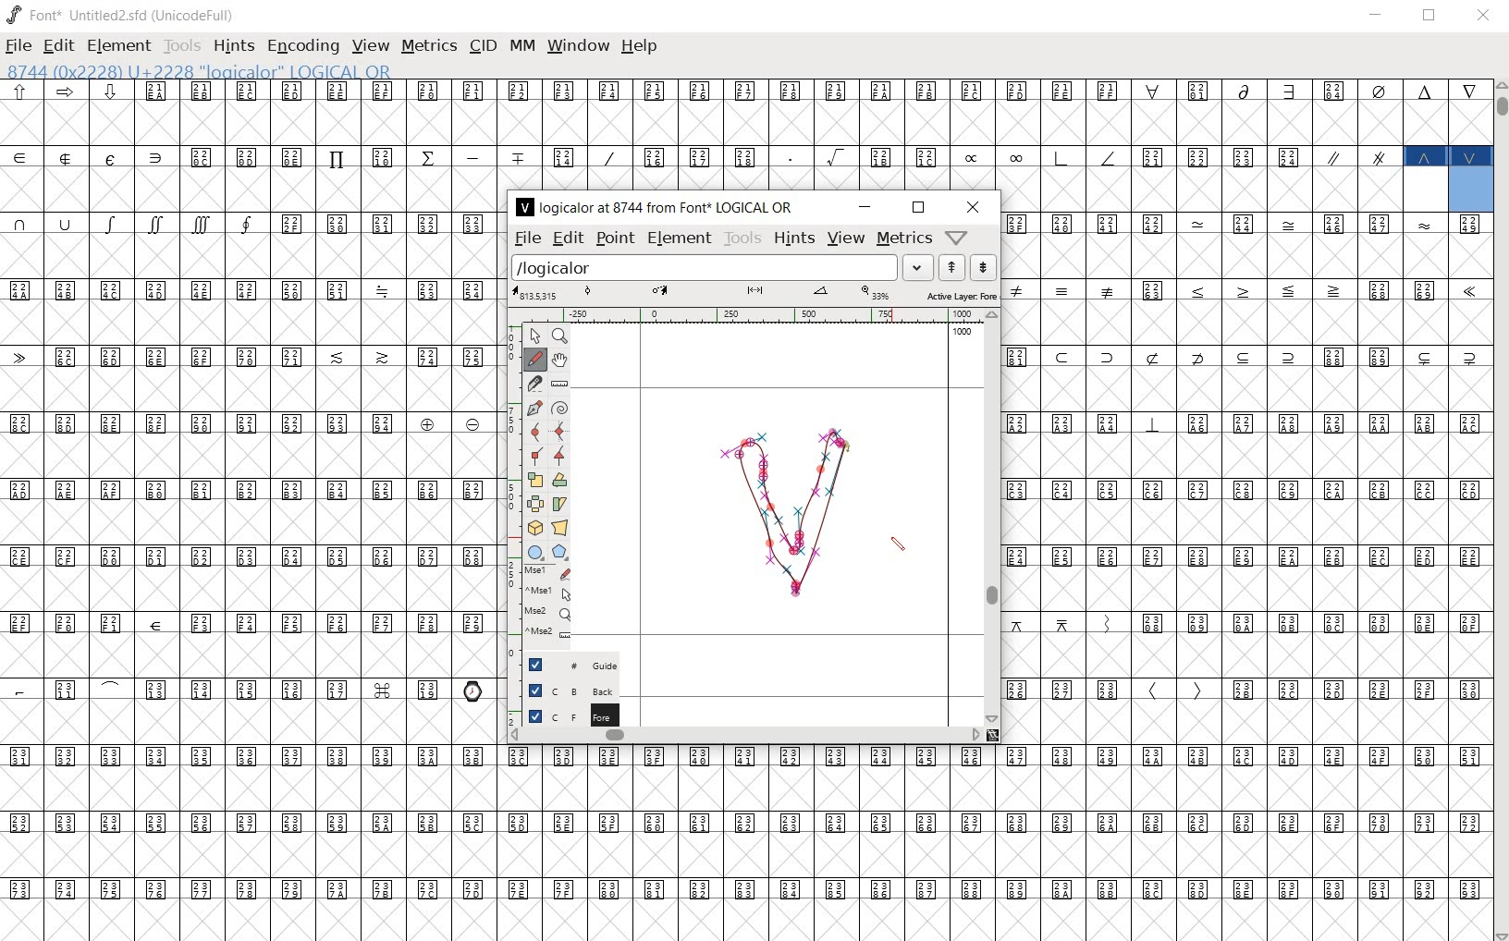 The image size is (1509, 941). I want to click on edit, so click(568, 239).